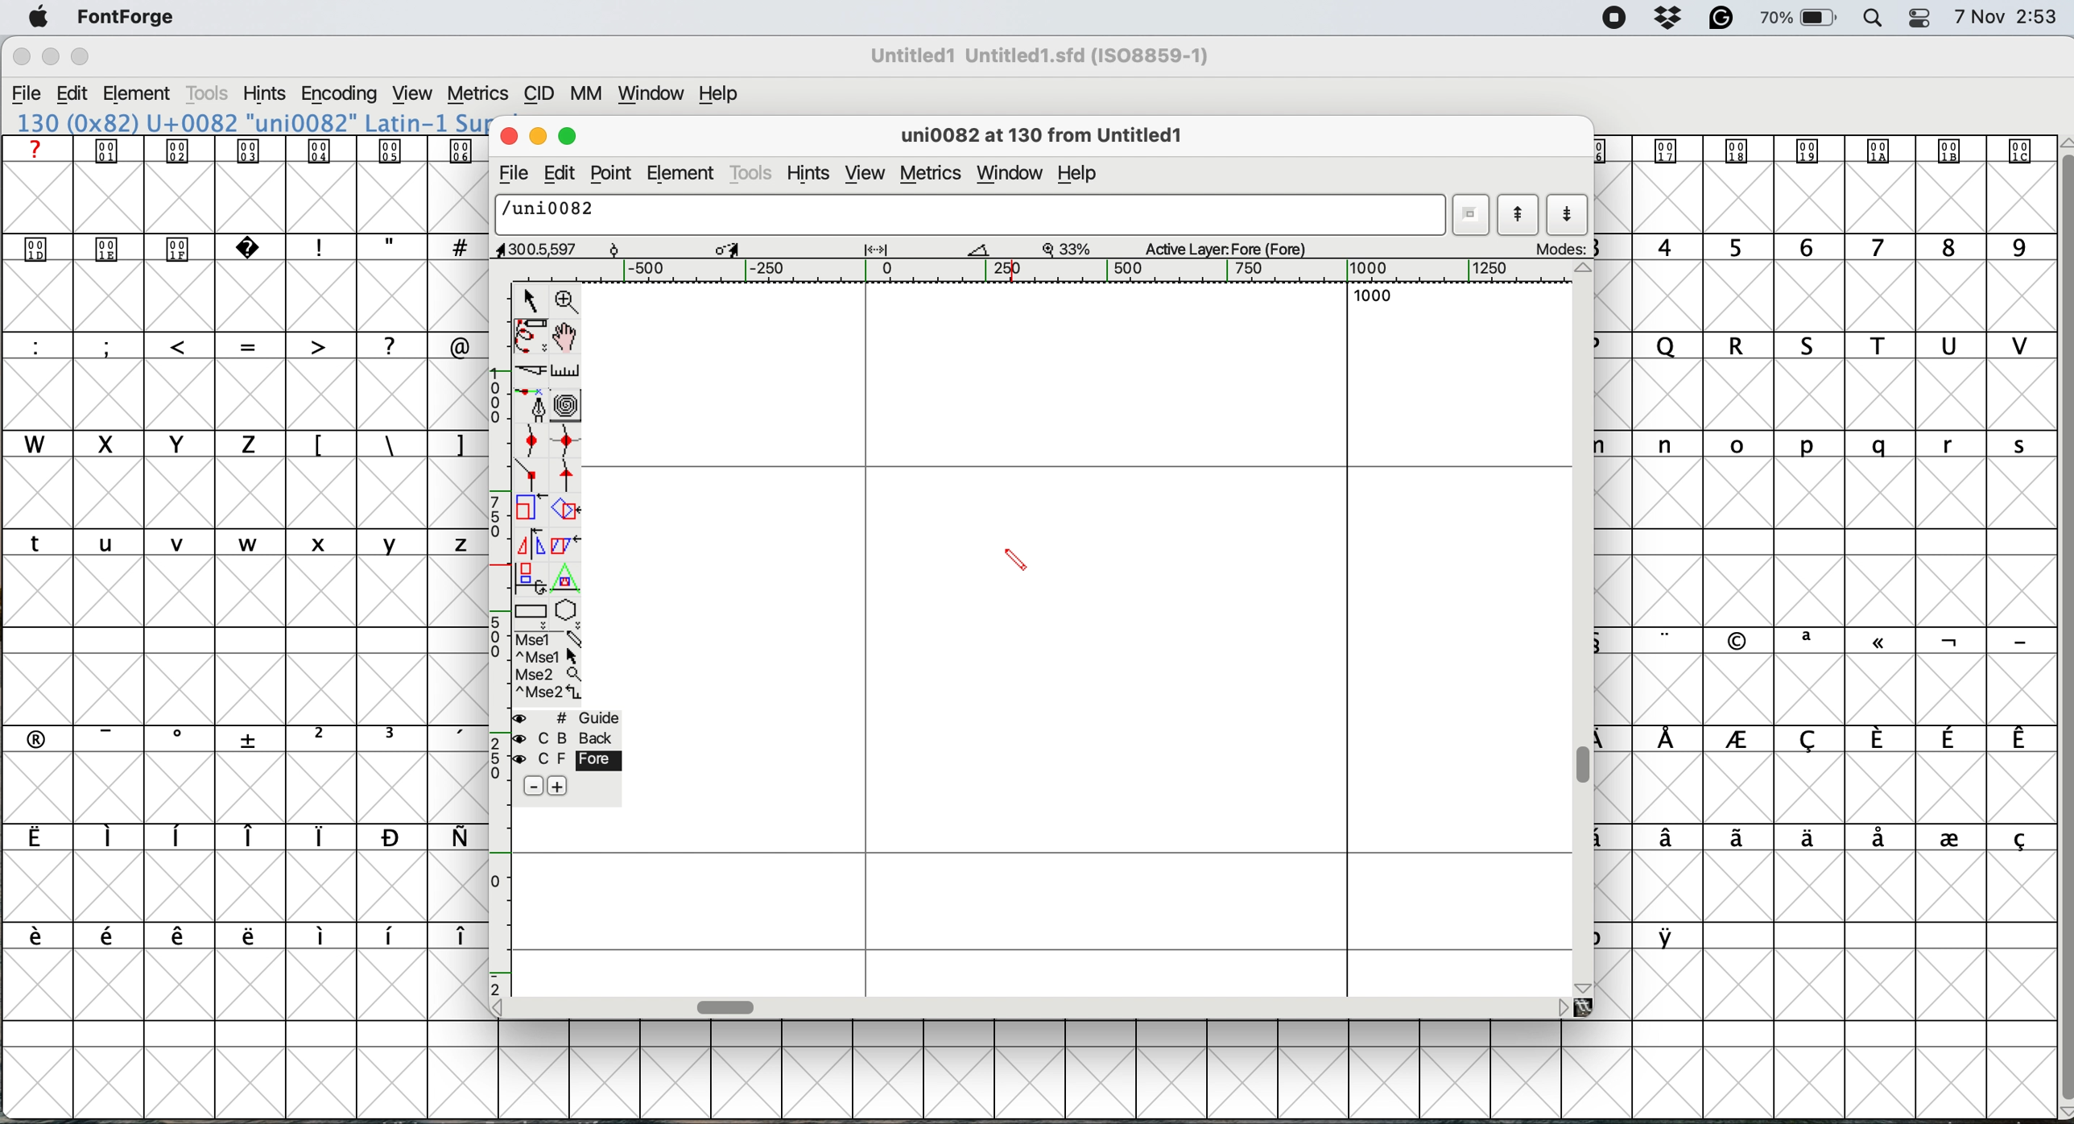  Describe the element at coordinates (126, 17) in the screenshot. I see `fontforge` at that location.